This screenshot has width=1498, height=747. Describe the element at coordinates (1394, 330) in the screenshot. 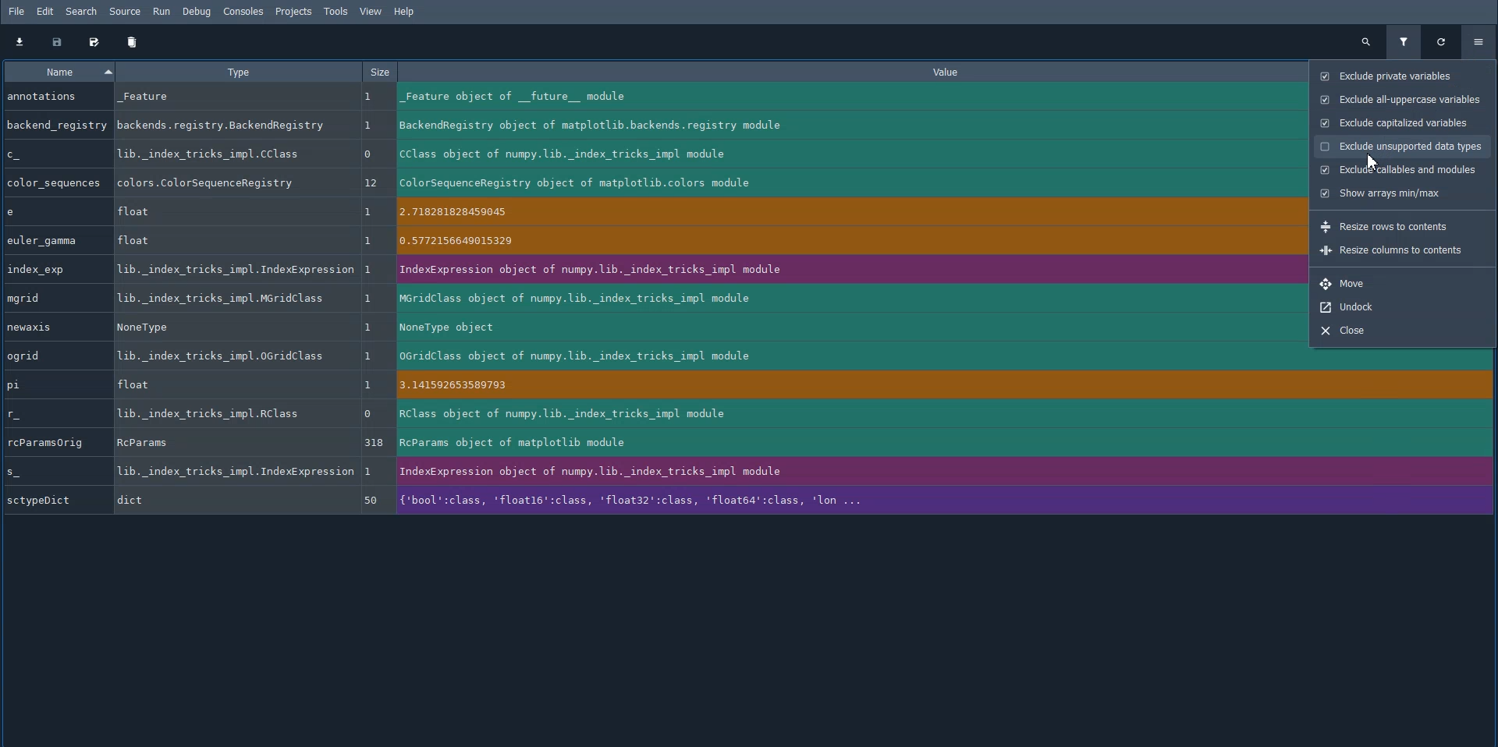

I see `Close` at that location.